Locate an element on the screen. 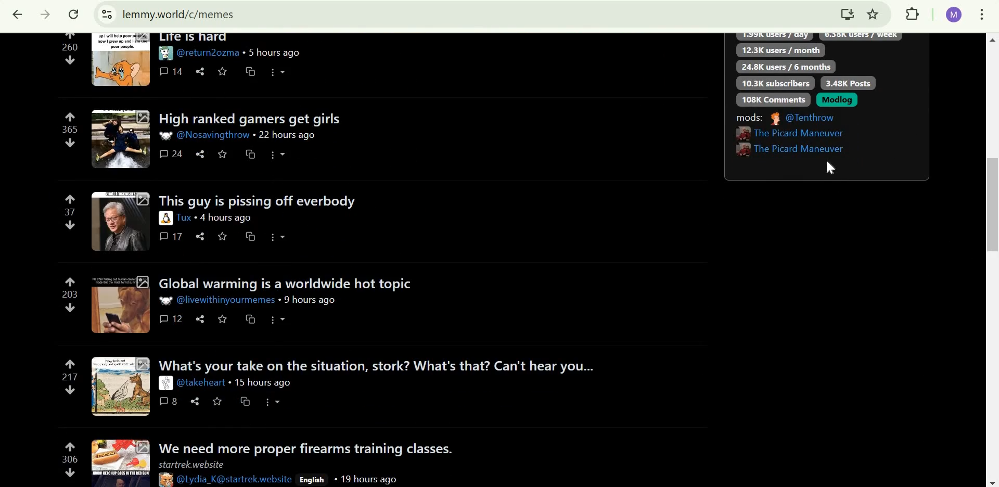 This screenshot has width=999, height=487. expand here is located at coordinates (120, 138).